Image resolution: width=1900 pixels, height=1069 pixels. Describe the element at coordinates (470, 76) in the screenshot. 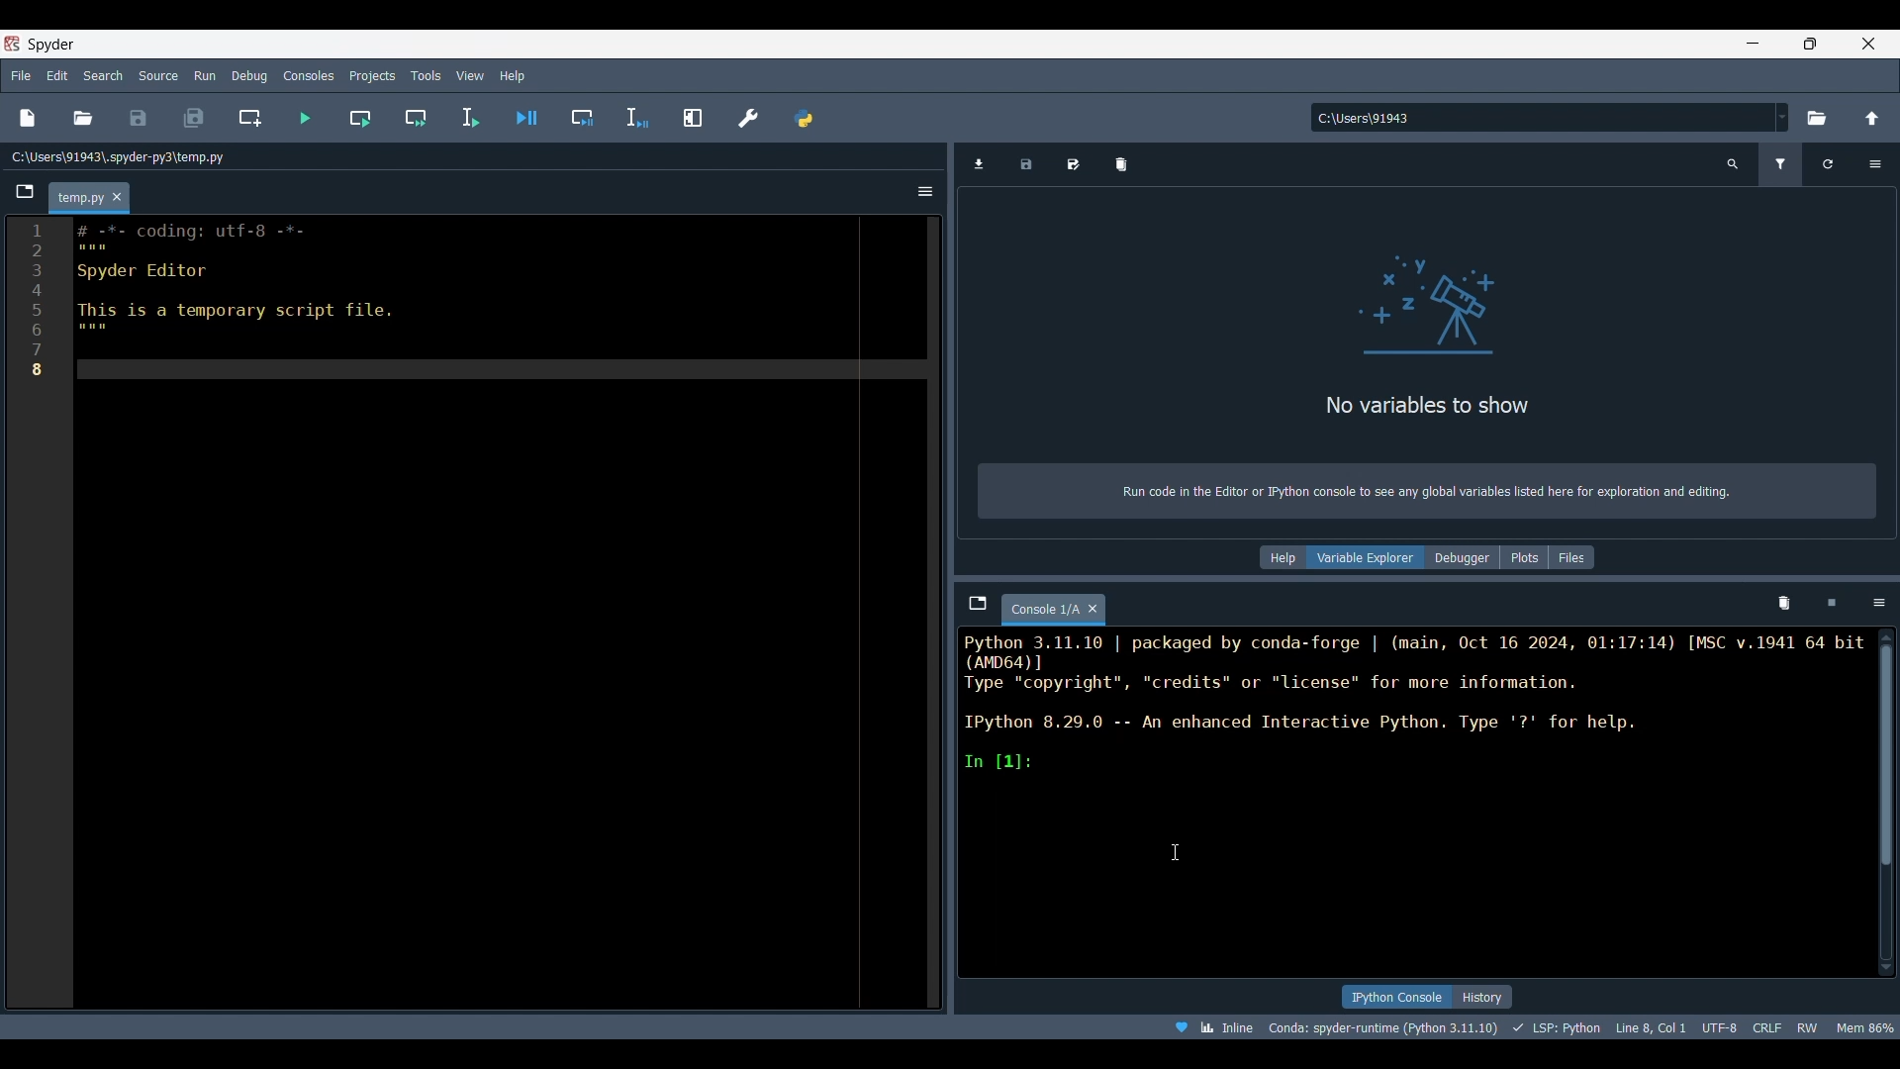

I see `View menu` at that location.